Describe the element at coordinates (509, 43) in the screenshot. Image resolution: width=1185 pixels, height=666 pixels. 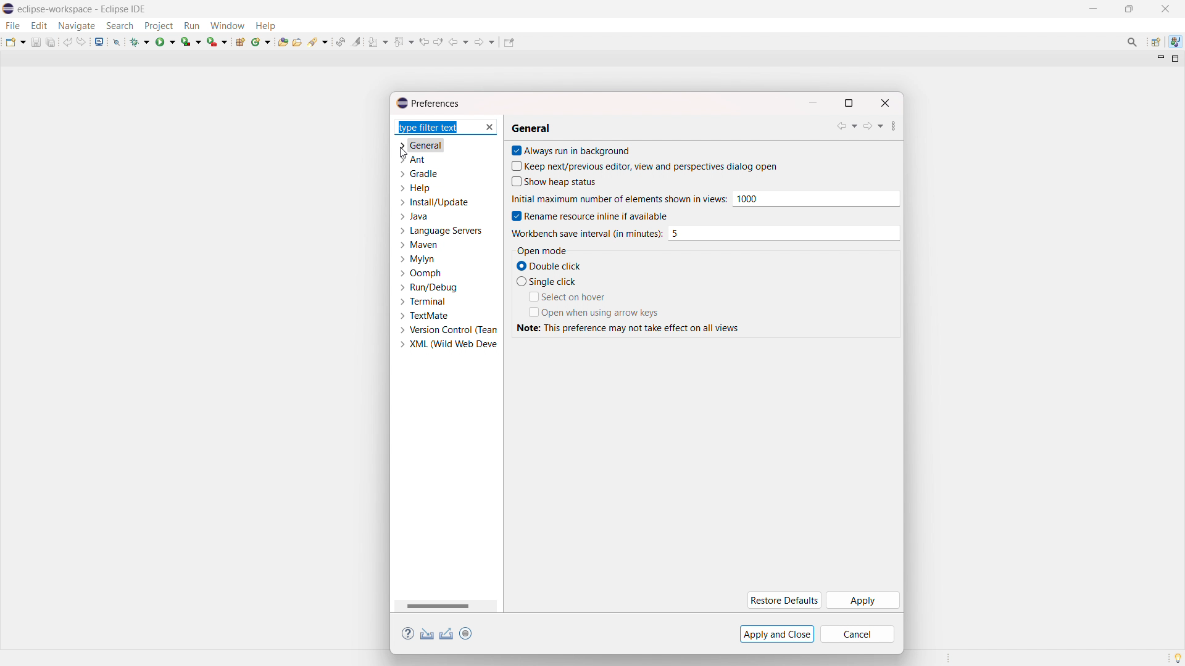
I see `pin editor` at that location.